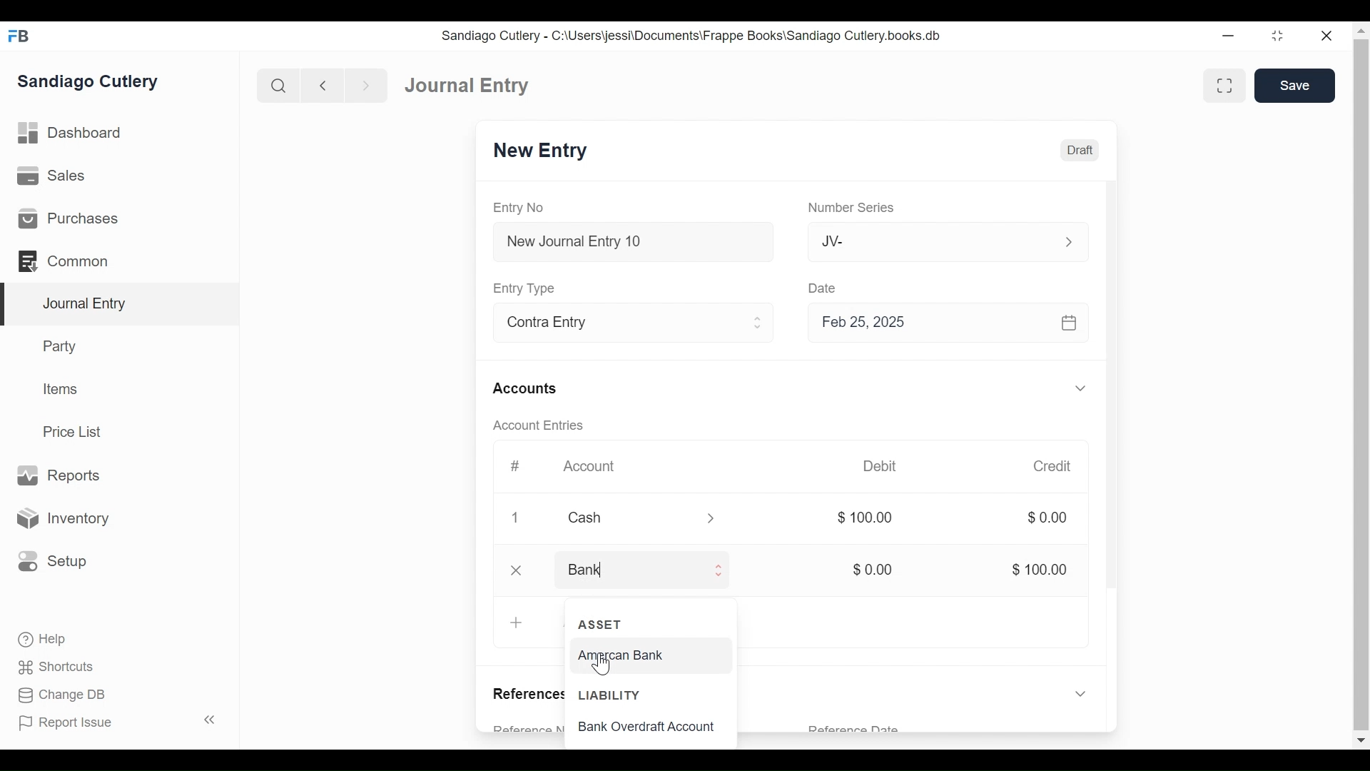 This screenshot has width=1370, height=771. I want to click on Vertical Scroll bar, so click(1115, 408).